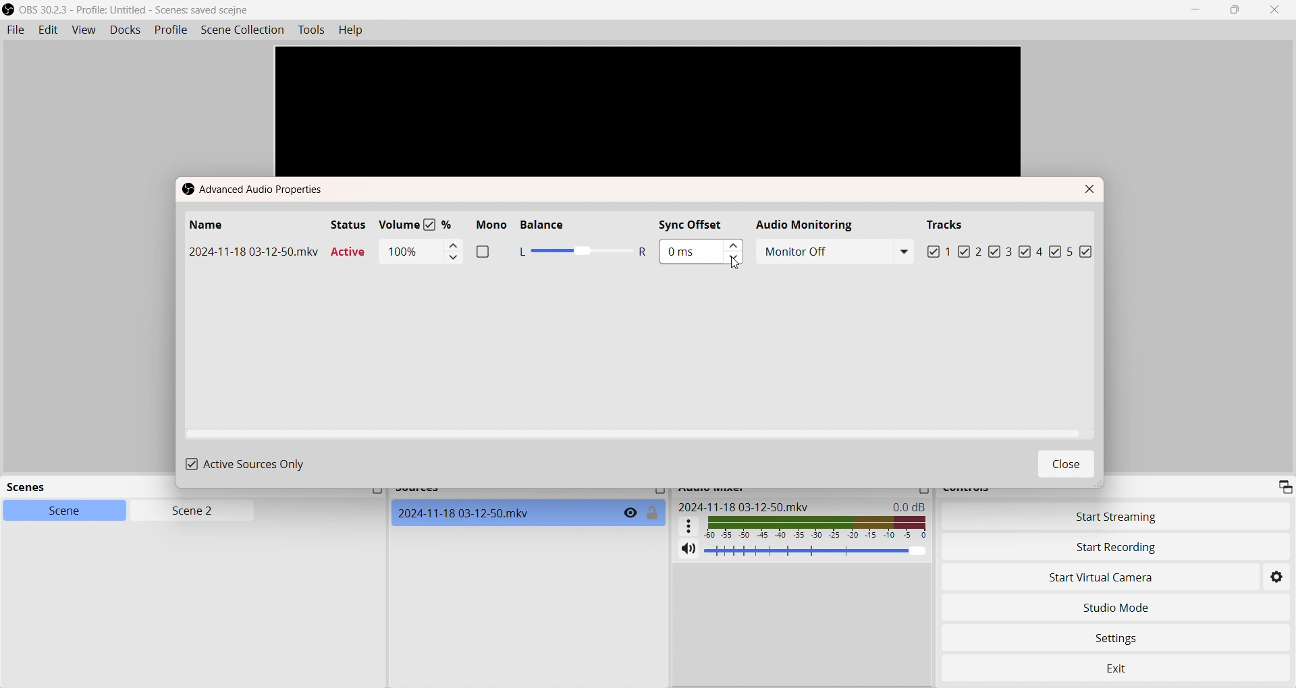  I want to click on Docks, so click(124, 29).